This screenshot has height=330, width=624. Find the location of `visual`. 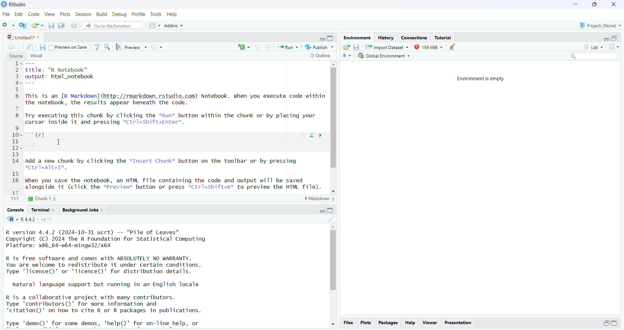

visual is located at coordinates (36, 55).